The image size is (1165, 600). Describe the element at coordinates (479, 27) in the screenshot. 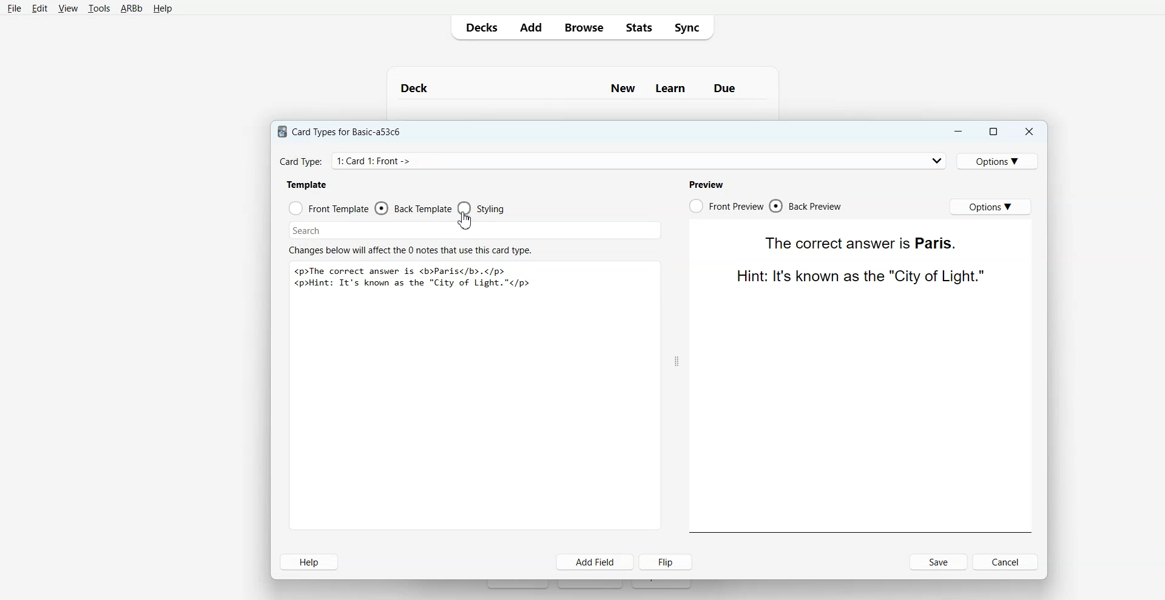

I see `Decks` at that location.